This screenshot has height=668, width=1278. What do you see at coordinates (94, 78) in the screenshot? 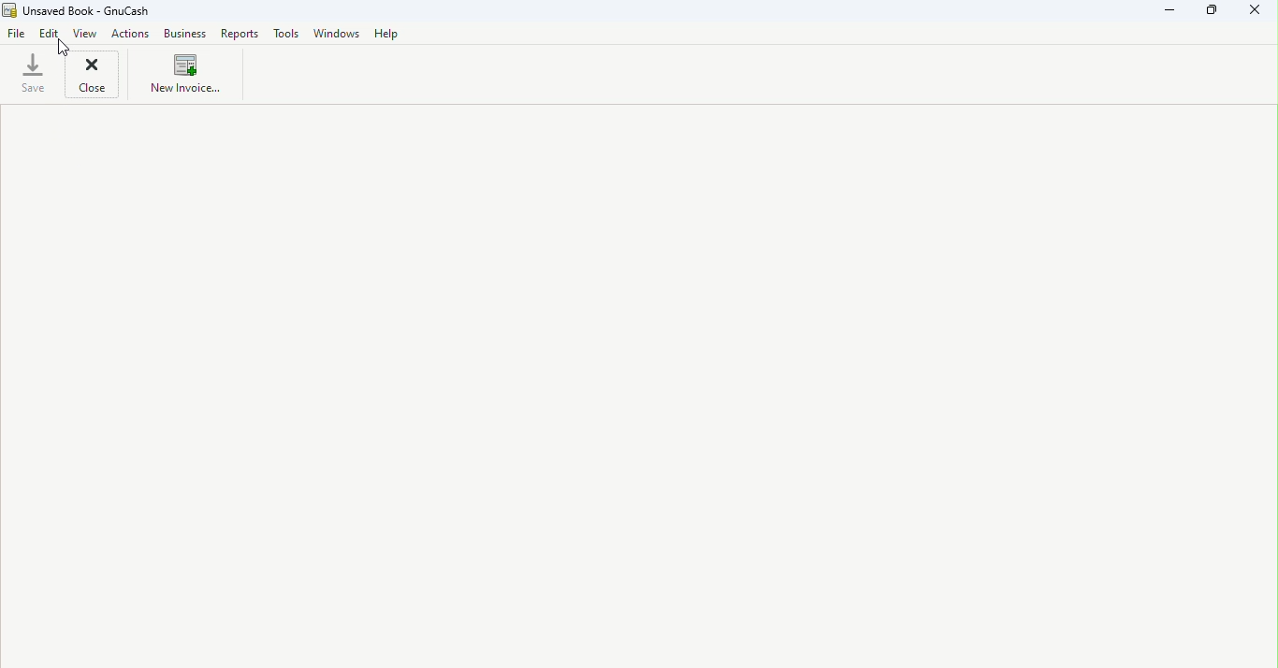
I see `Close` at bounding box center [94, 78].